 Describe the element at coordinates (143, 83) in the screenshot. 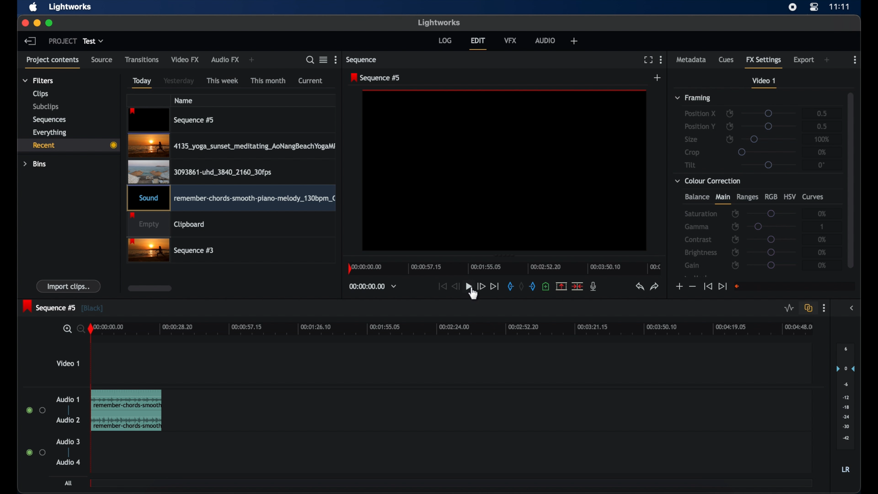

I see `today` at that location.